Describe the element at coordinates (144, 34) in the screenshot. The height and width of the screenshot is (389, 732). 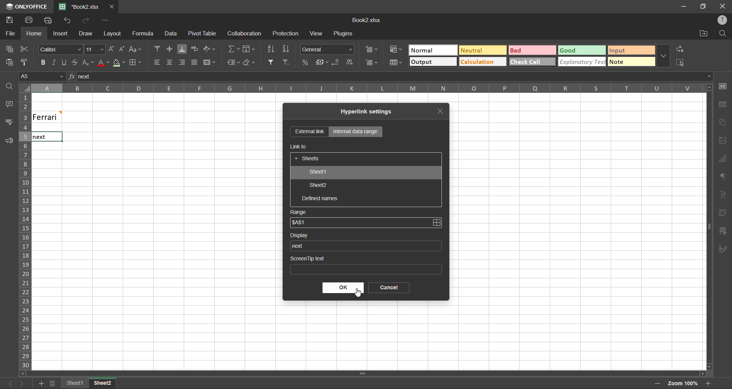
I see `formula` at that location.